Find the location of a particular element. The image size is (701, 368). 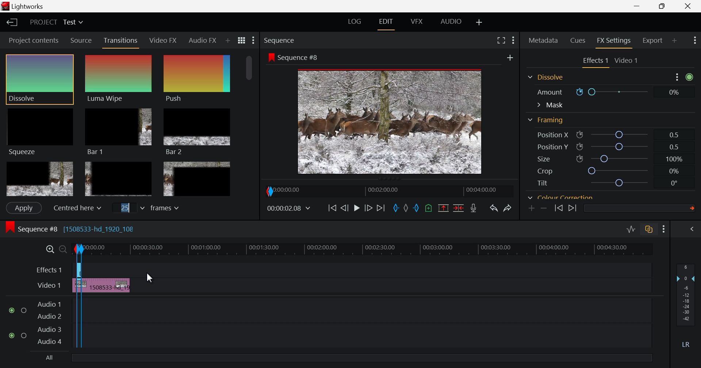

Video Frame Time is located at coordinates (290, 208).